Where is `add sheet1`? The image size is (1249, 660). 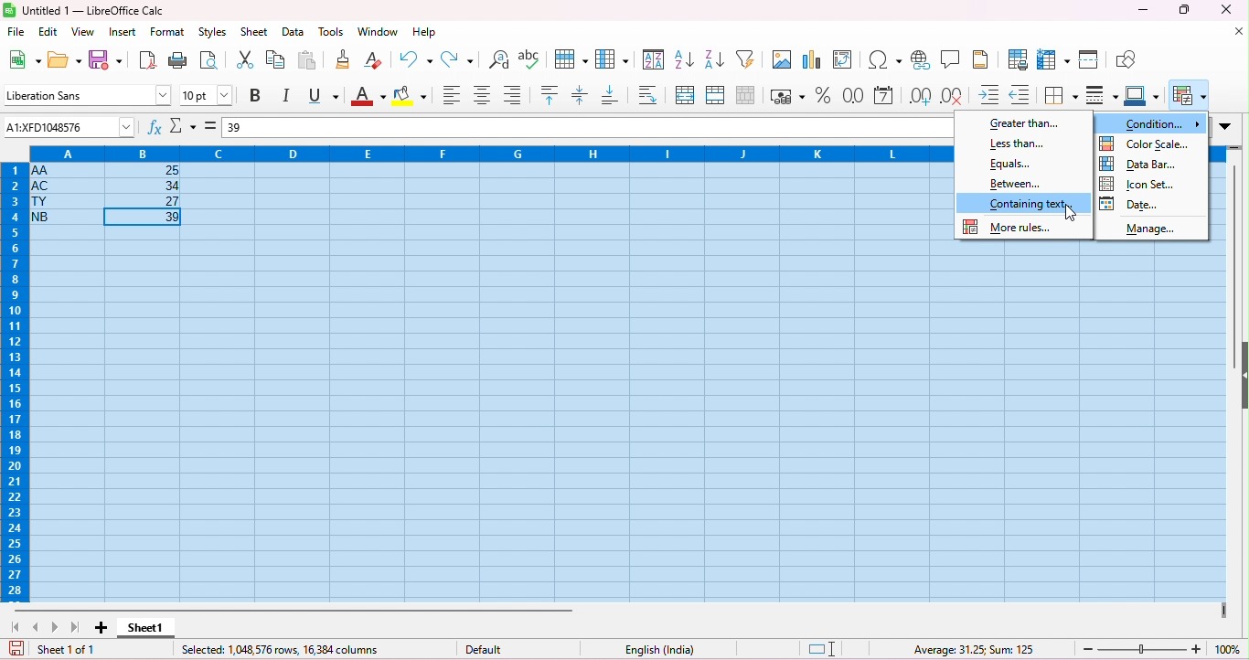
add sheet1 is located at coordinates (99, 627).